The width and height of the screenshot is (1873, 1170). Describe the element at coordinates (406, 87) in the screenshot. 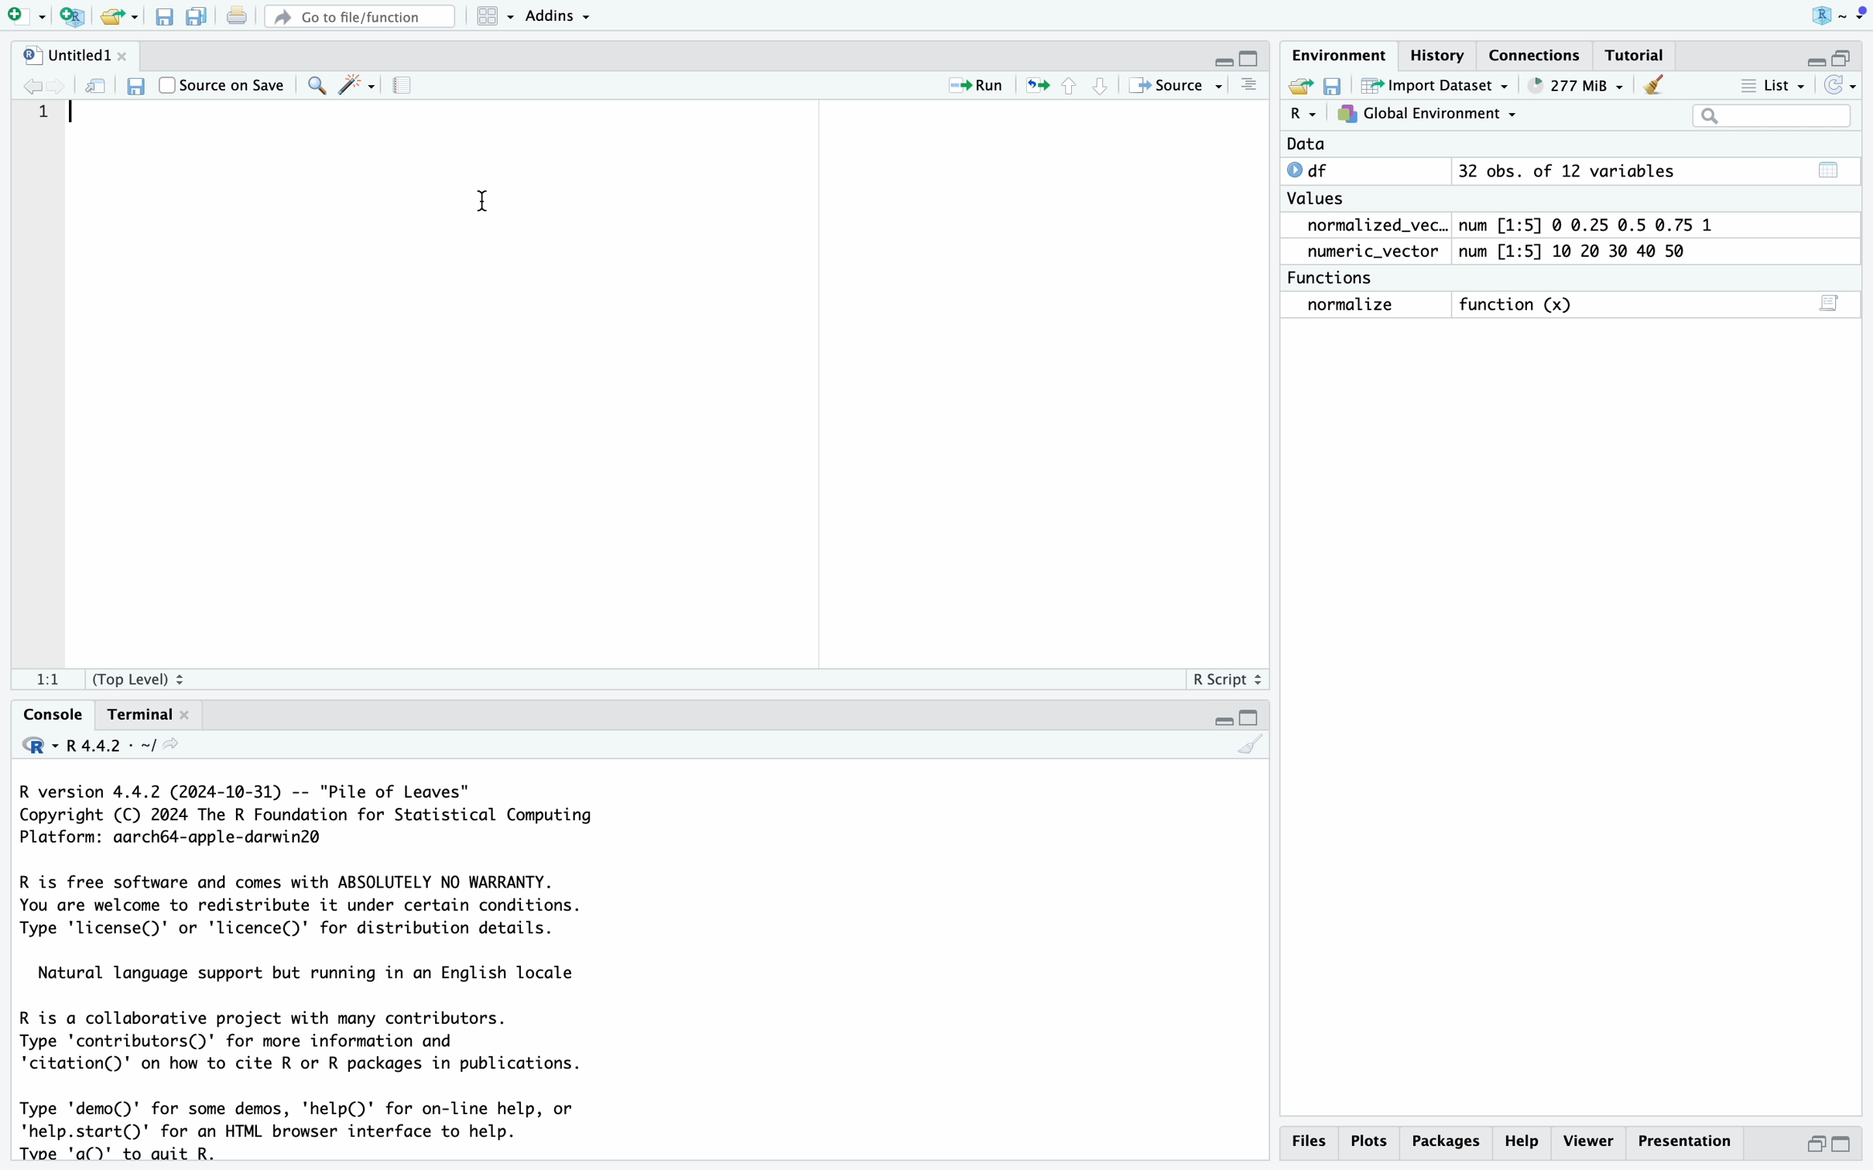

I see `SETTINGS` at that location.